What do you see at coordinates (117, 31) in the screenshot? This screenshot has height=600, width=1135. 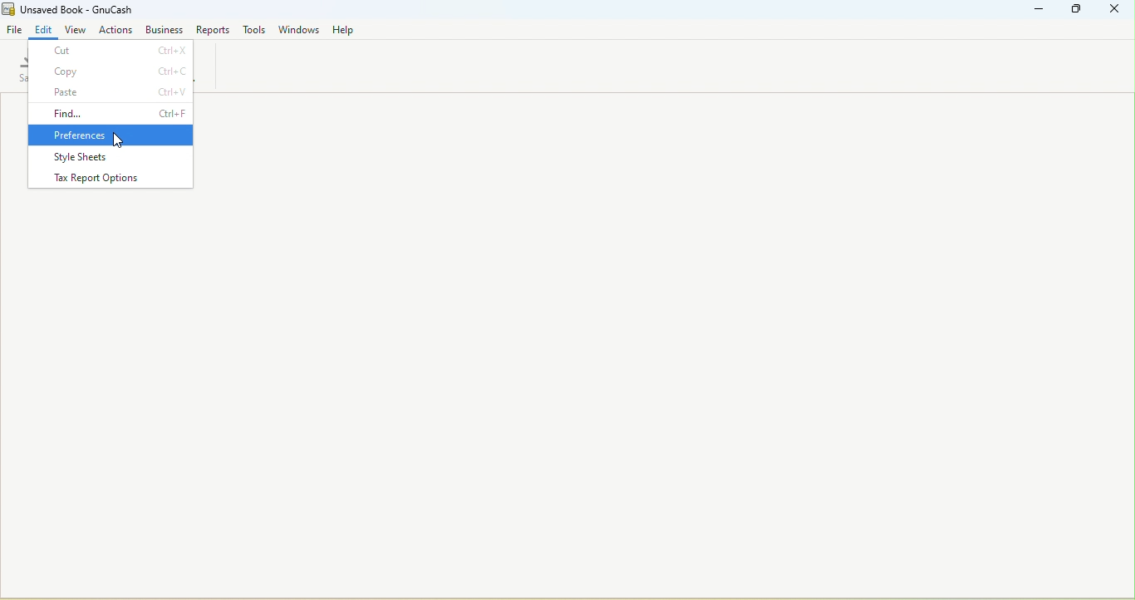 I see `Actions` at bounding box center [117, 31].